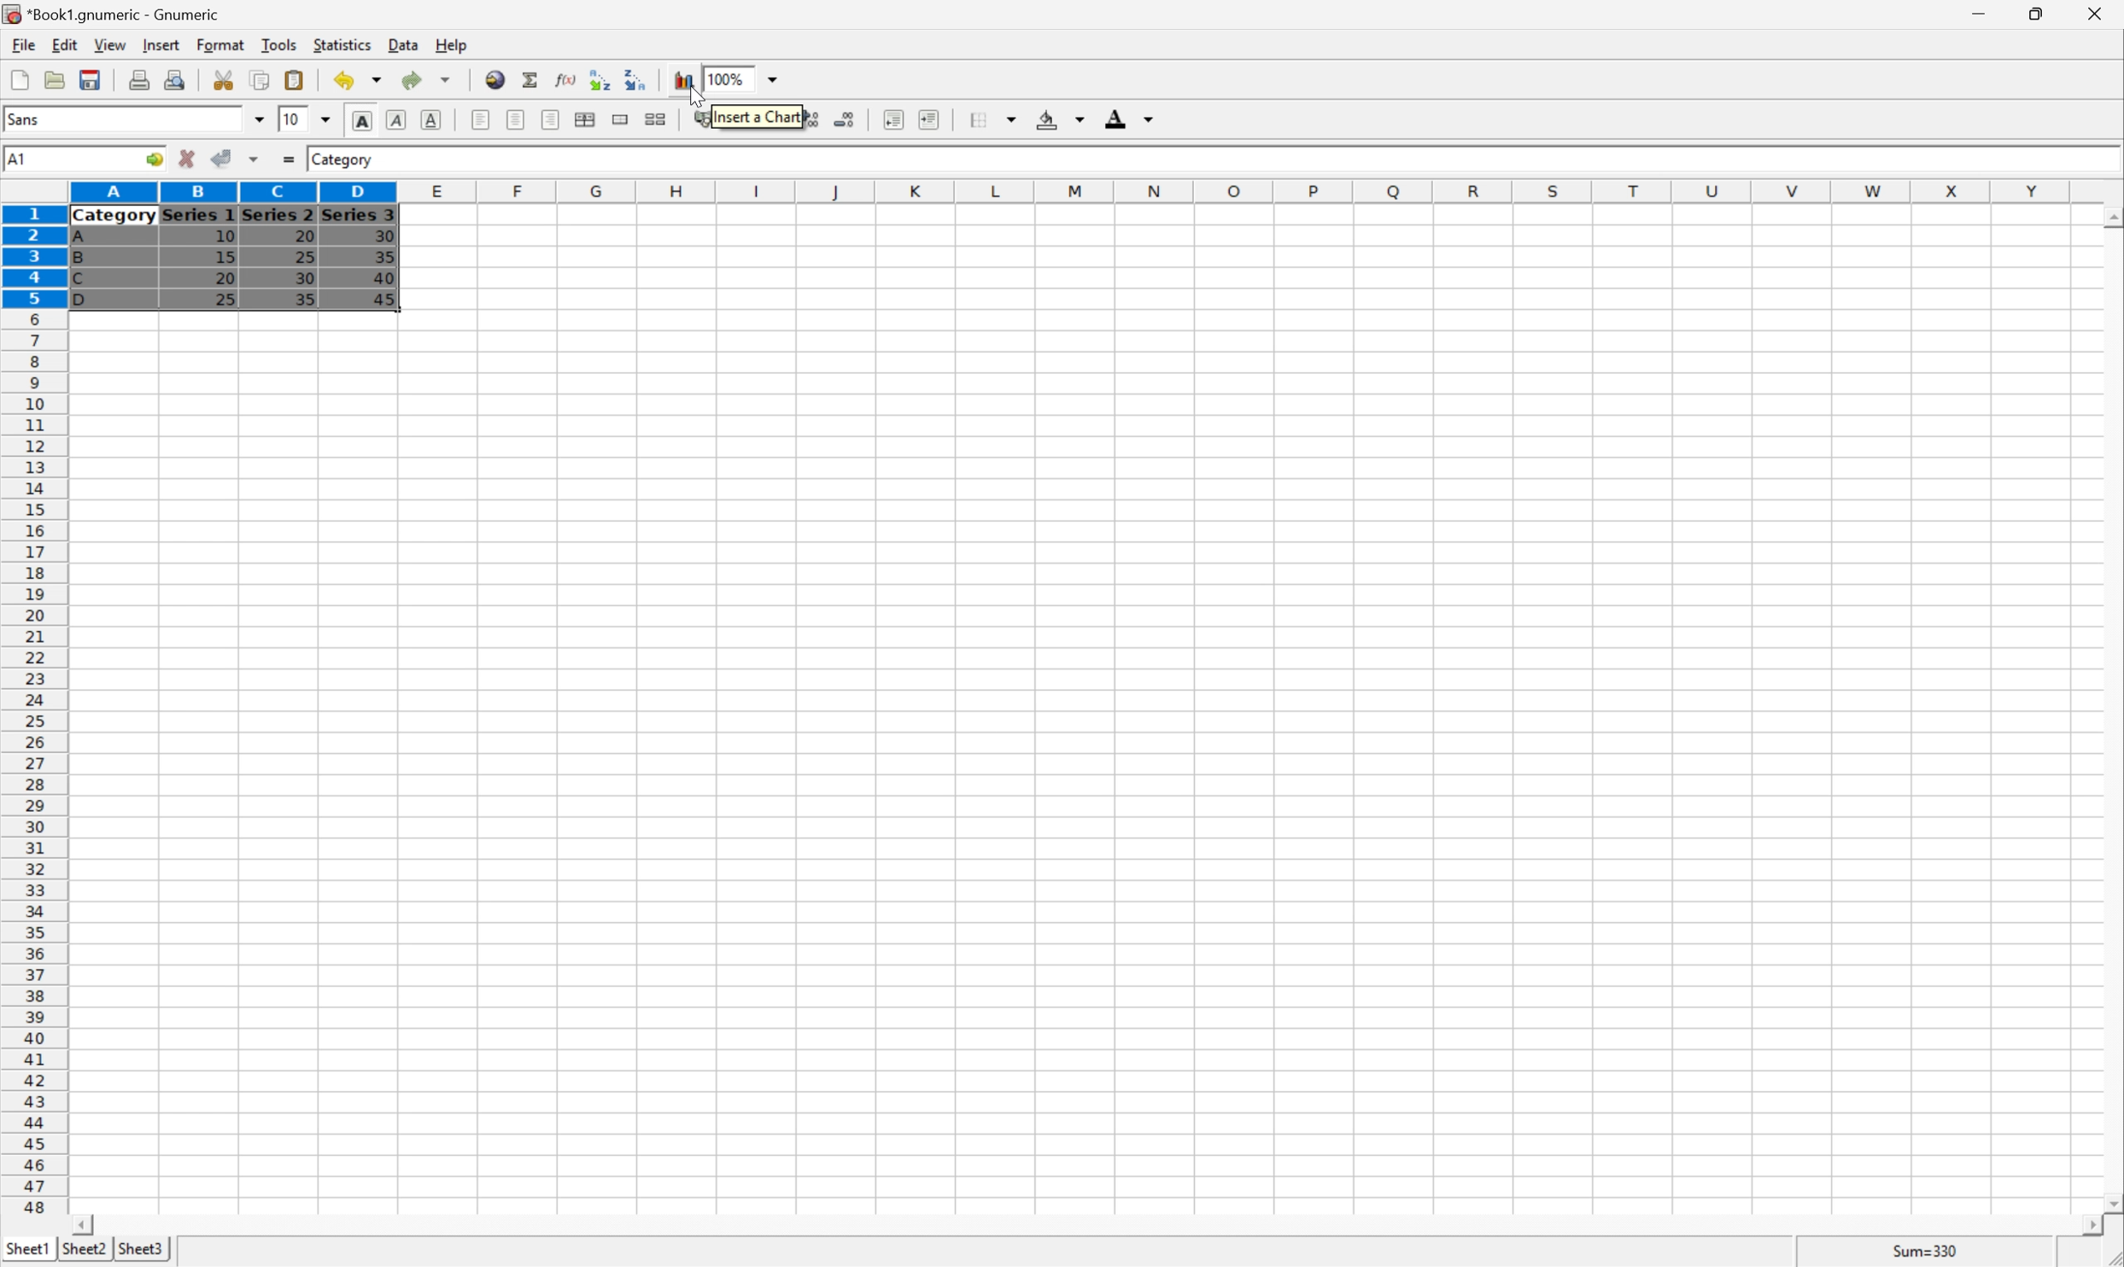 The height and width of the screenshot is (1267, 2124). Describe the element at coordinates (306, 257) in the screenshot. I see `25` at that location.